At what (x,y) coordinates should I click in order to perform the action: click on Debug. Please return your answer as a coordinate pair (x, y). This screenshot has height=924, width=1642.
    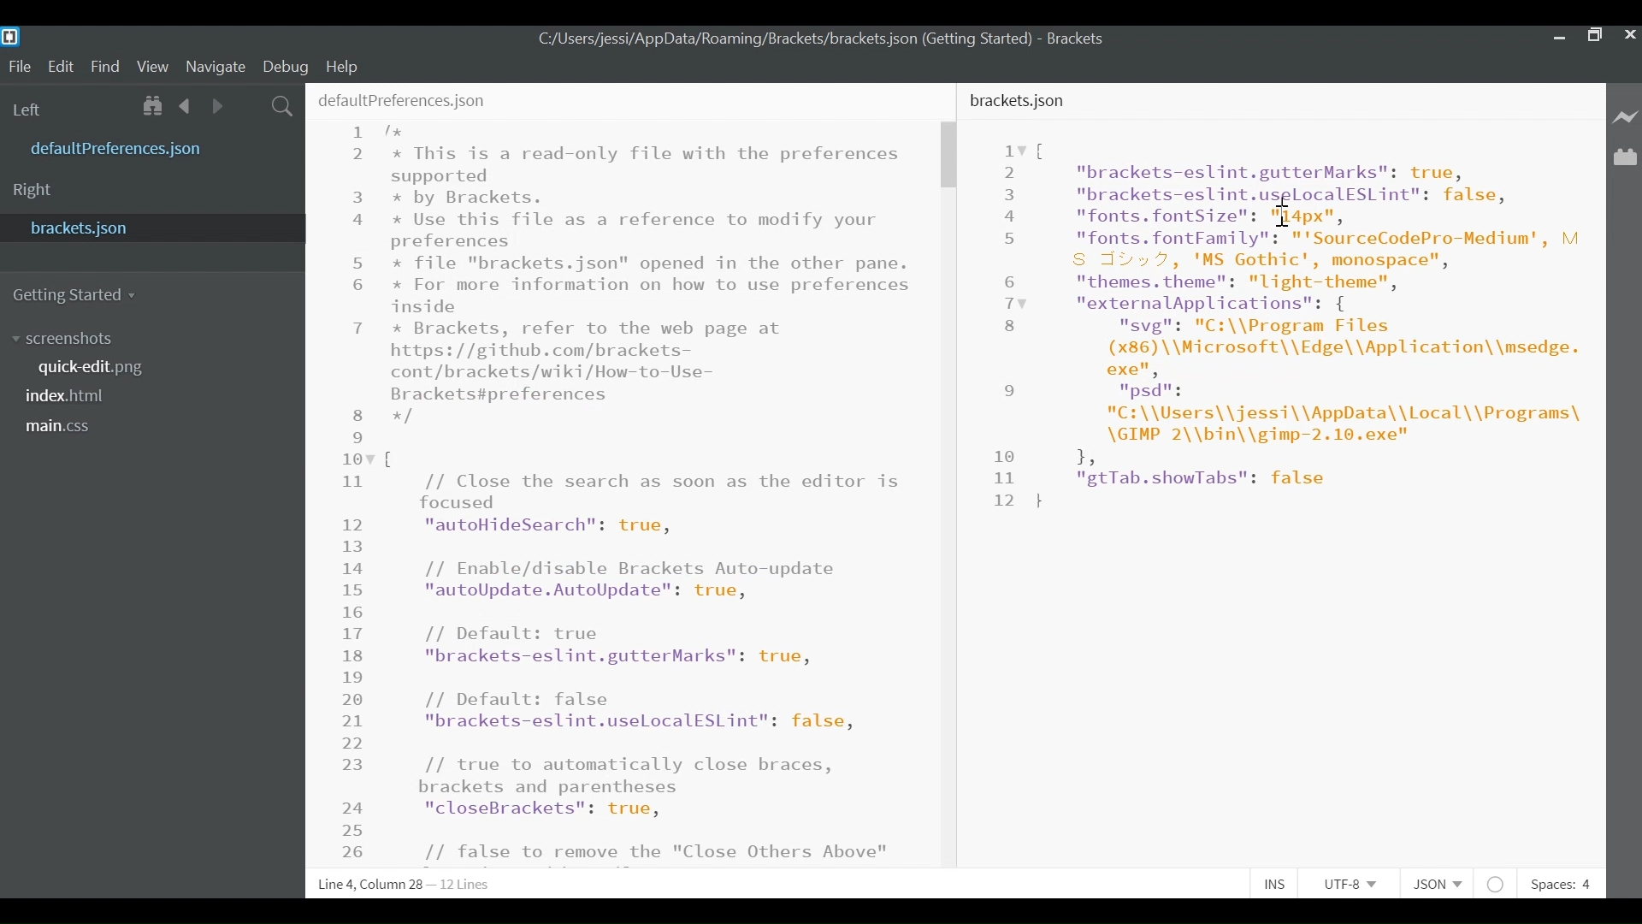
    Looking at the image, I should click on (284, 67).